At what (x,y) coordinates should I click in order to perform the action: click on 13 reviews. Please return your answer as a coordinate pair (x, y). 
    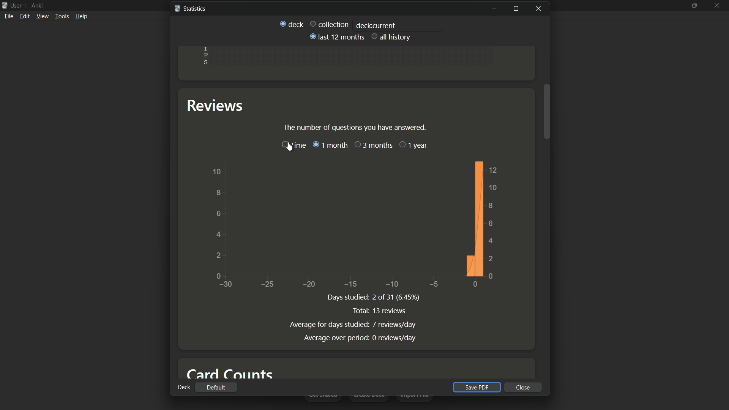
    Looking at the image, I should click on (391, 311).